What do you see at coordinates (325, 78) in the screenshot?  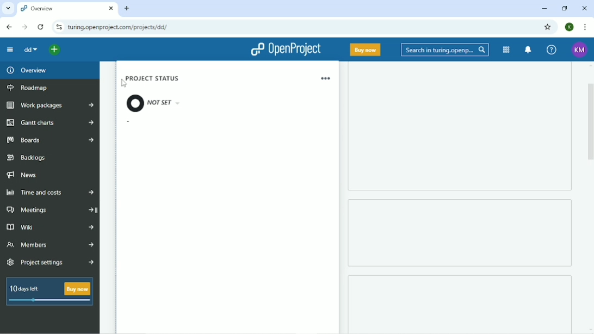 I see `Remove widget` at bounding box center [325, 78].